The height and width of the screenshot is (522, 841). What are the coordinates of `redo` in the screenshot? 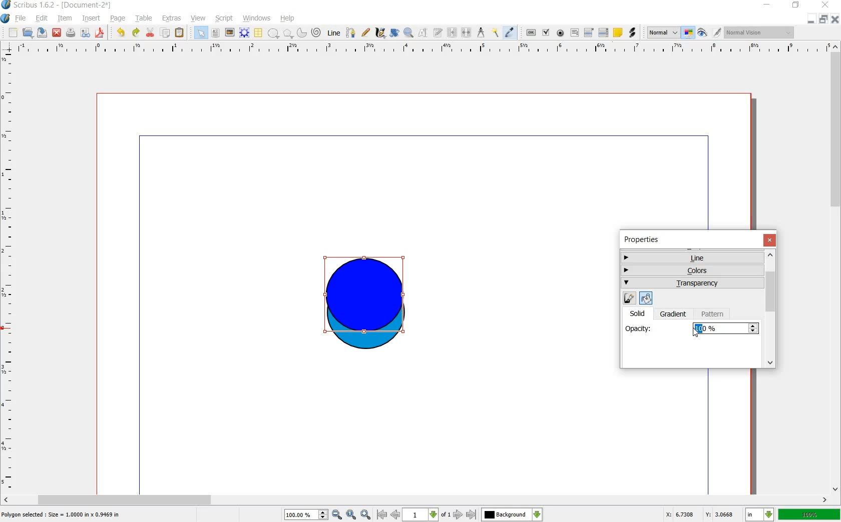 It's located at (135, 33).